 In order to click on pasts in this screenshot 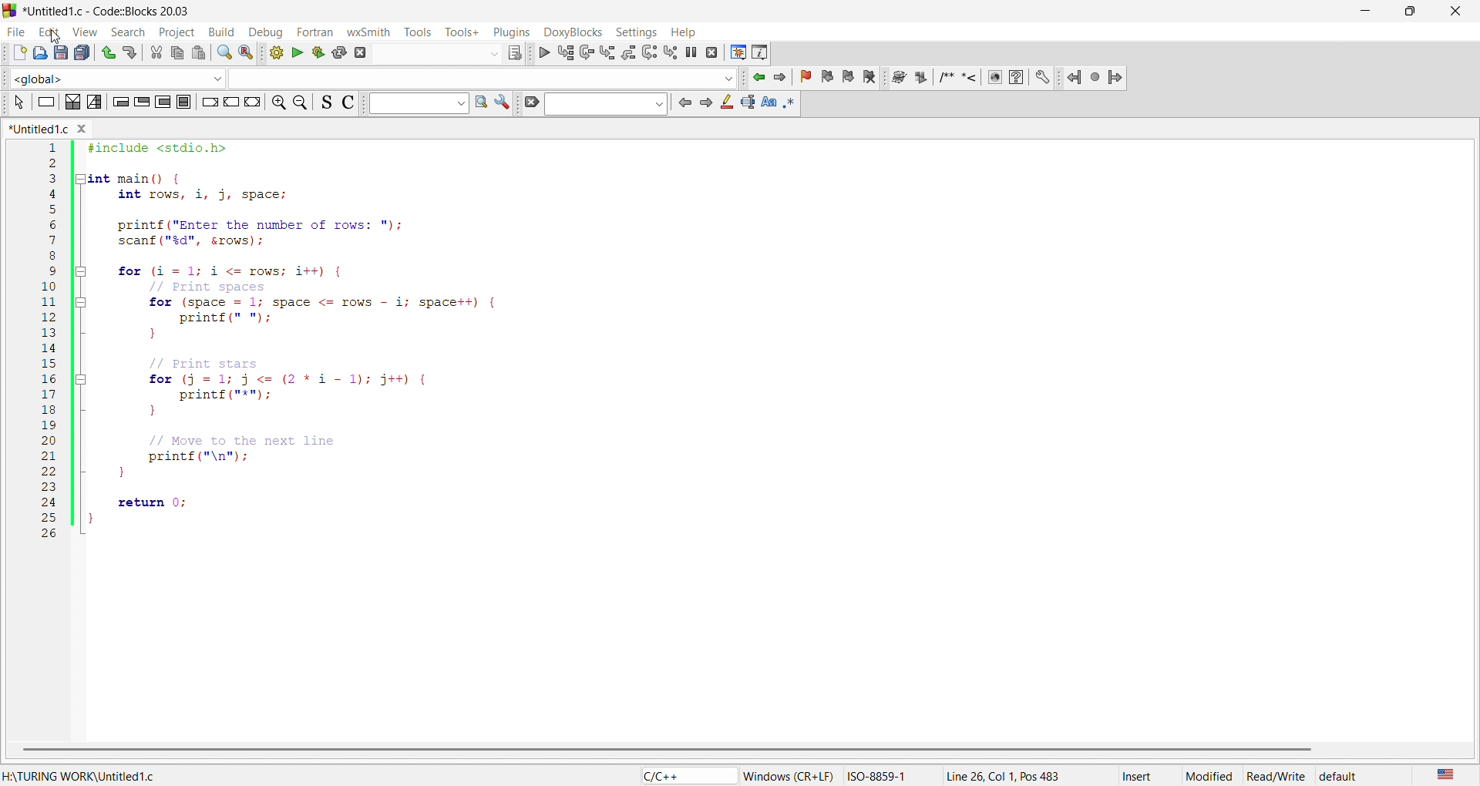, I will do `click(197, 52)`.